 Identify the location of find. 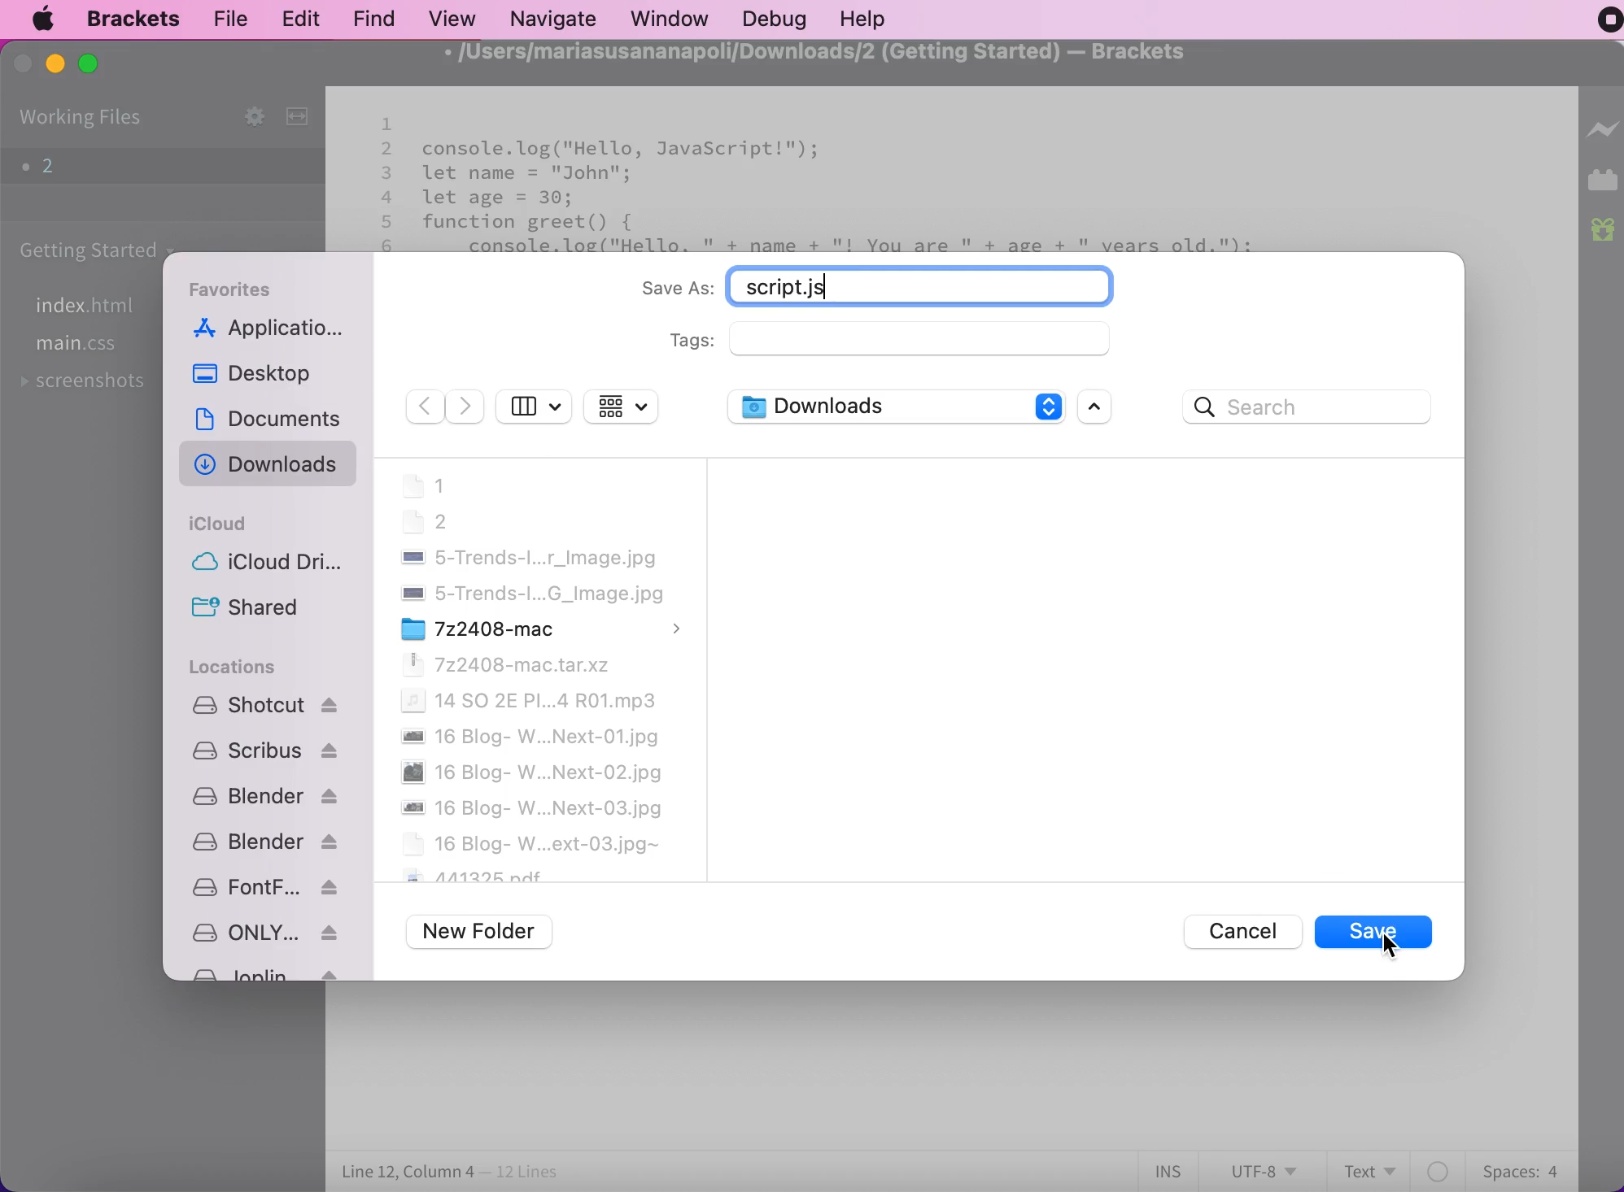
(369, 19).